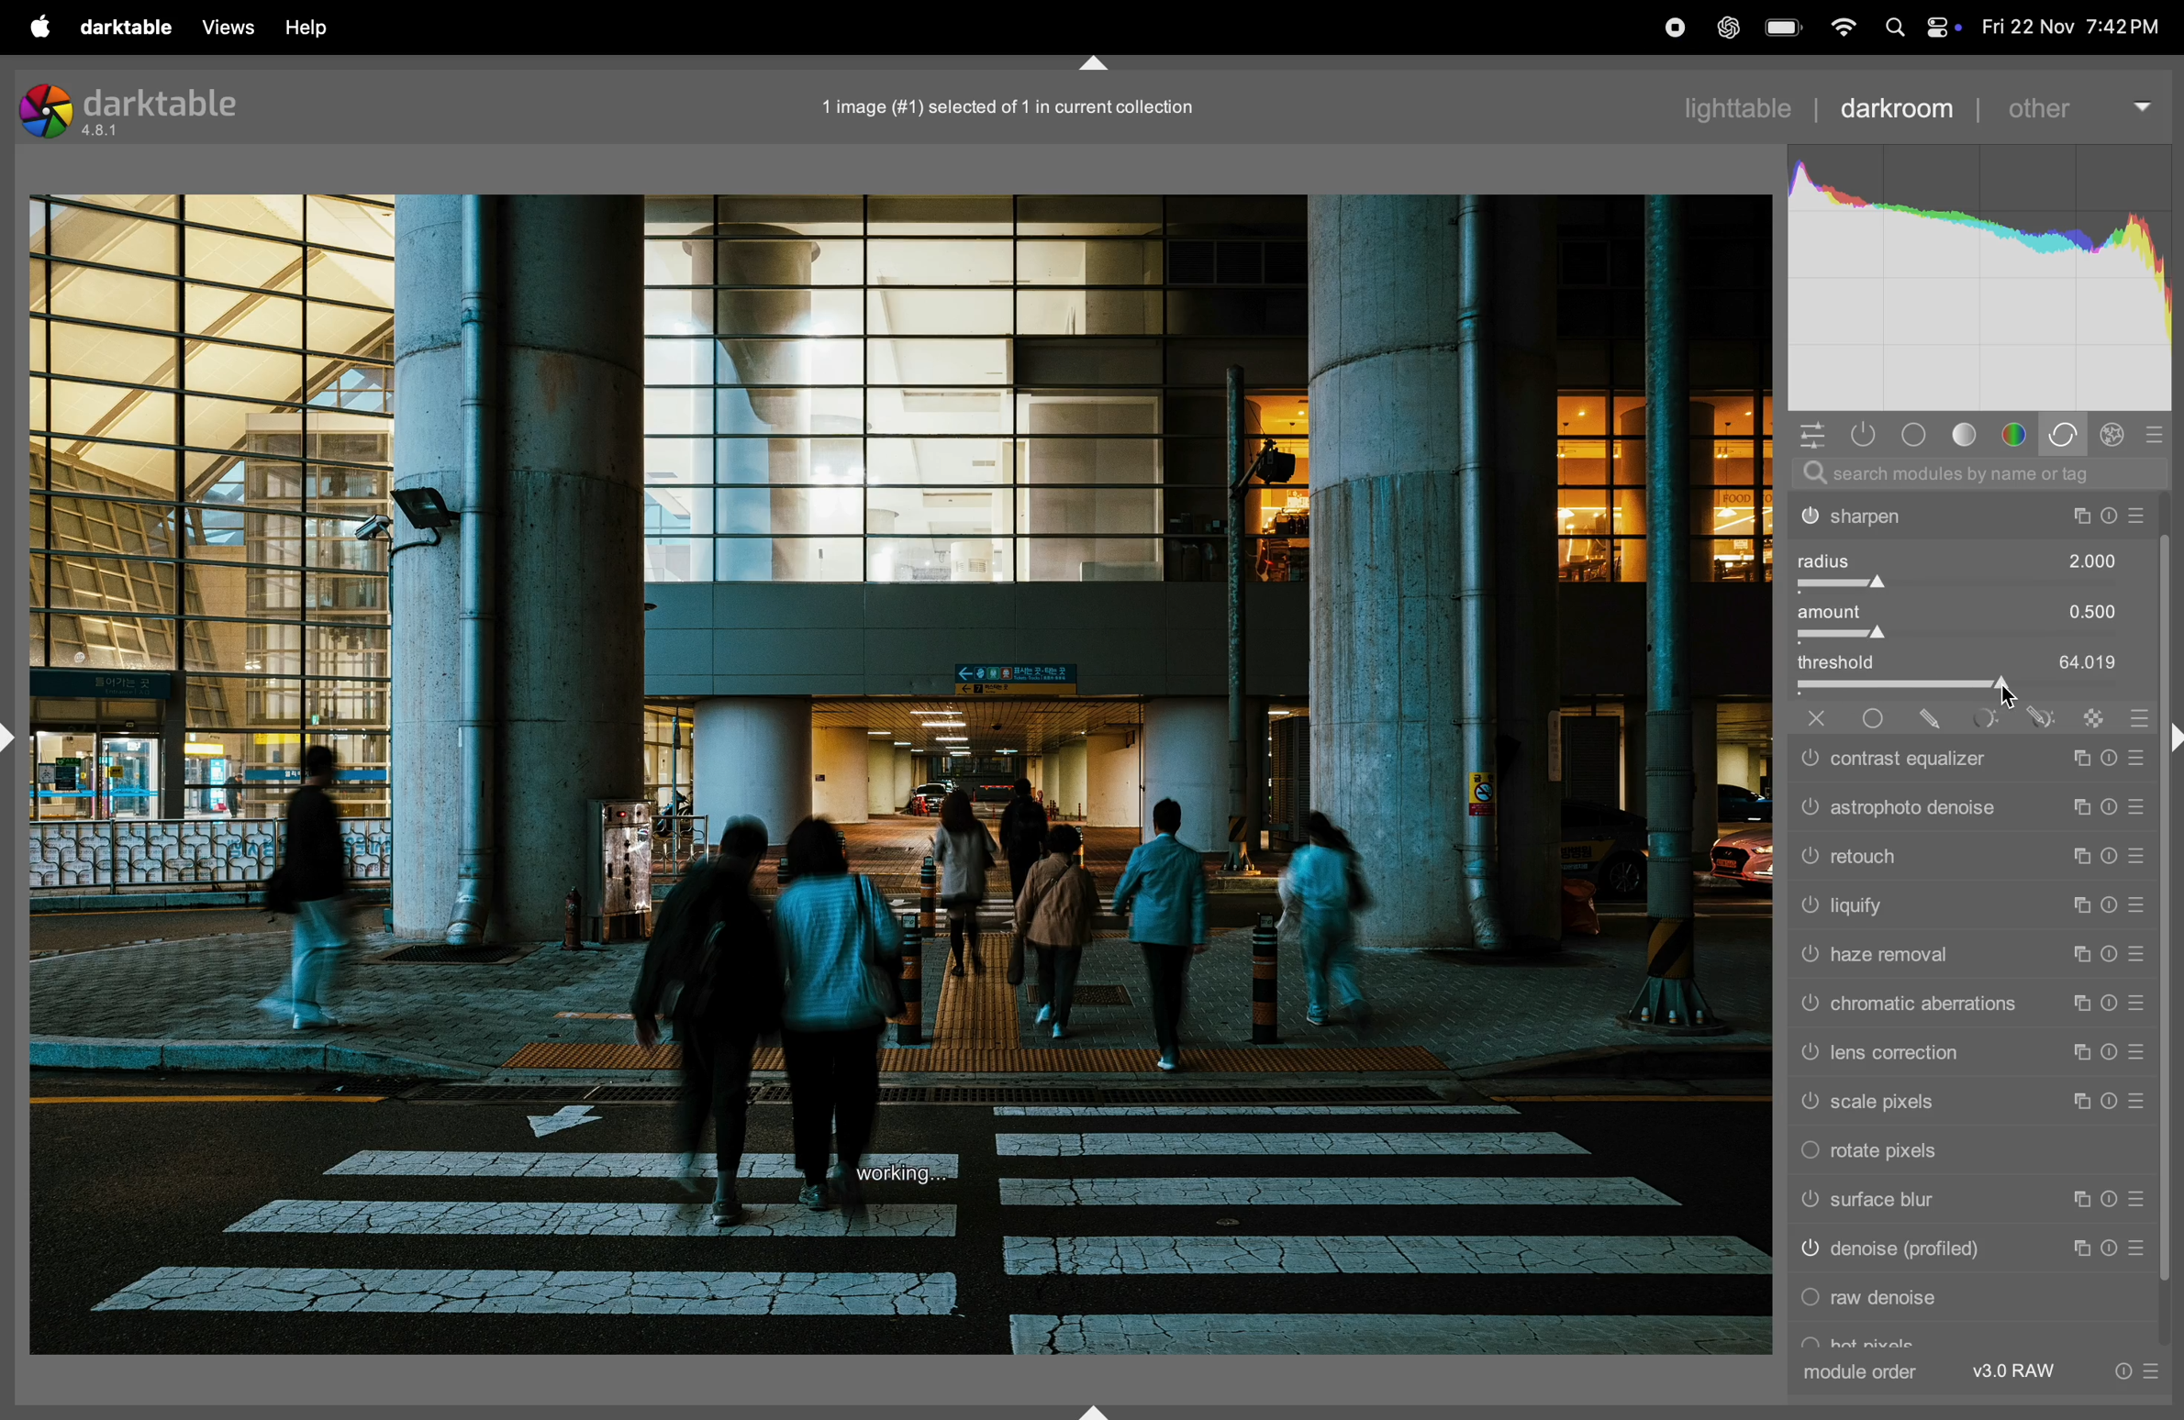  Describe the element at coordinates (1973, 568) in the screenshot. I see `radius` at that location.